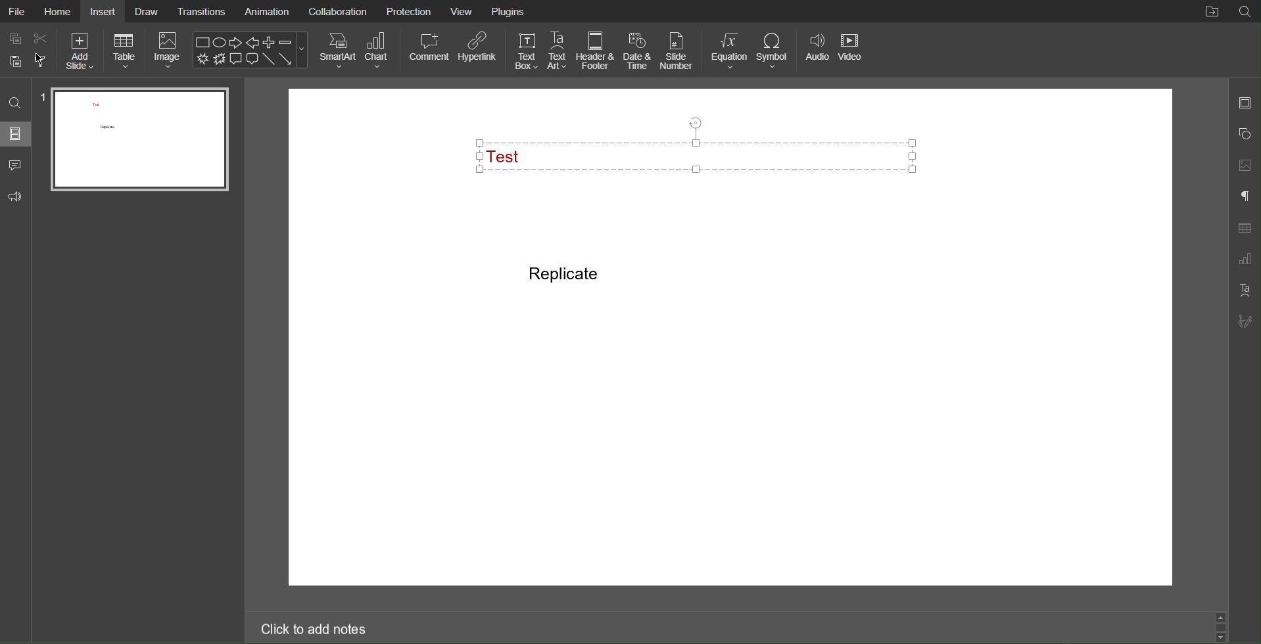 The width and height of the screenshot is (1261, 644). What do you see at coordinates (1245, 163) in the screenshot?
I see `Images` at bounding box center [1245, 163].